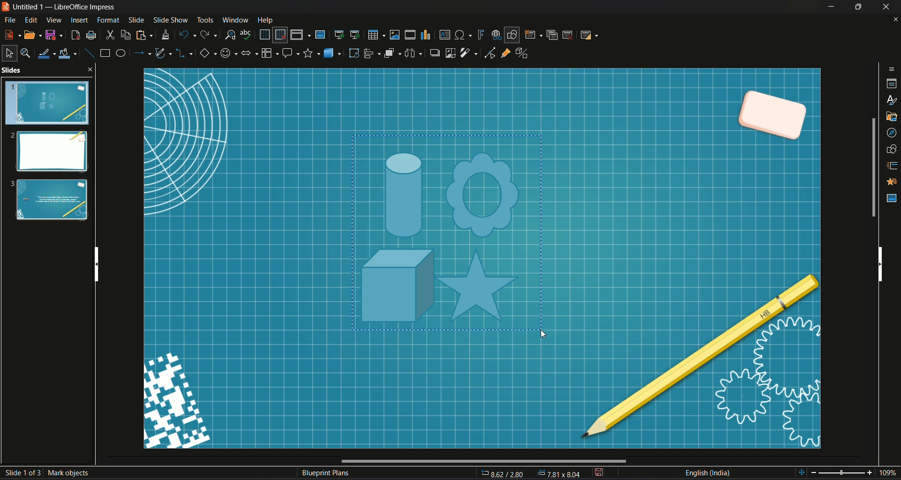 The height and width of the screenshot is (480, 901). What do you see at coordinates (209, 34) in the screenshot?
I see `redo` at bounding box center [209, 34].